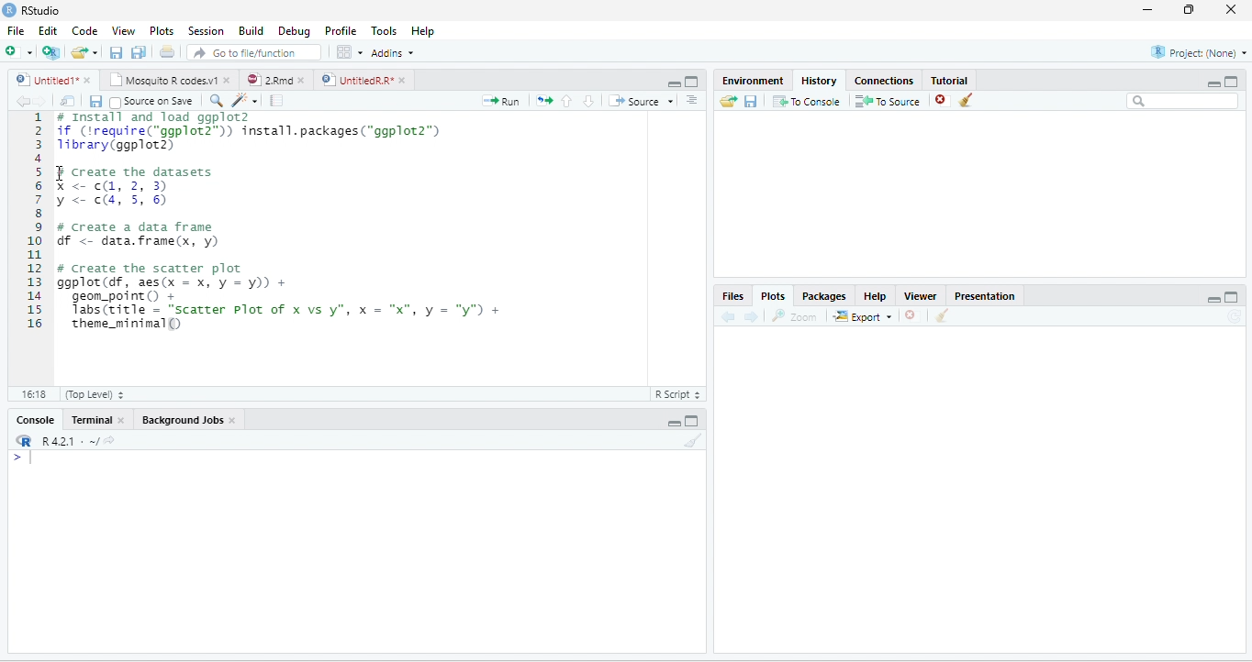  I want to click on restore, so click(1191, 10).